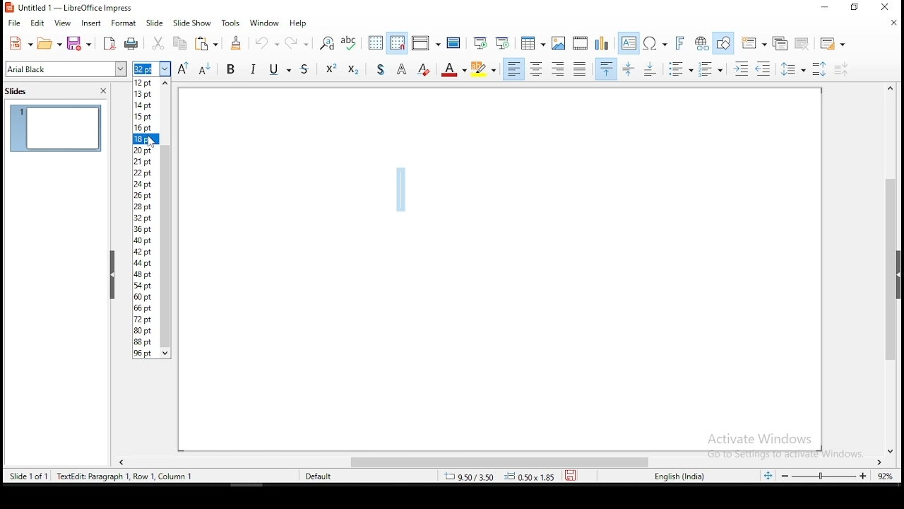  What do you see at coordinates (90, 24) in the screenshot?
I see `insert` at bounding box center [90, 24].